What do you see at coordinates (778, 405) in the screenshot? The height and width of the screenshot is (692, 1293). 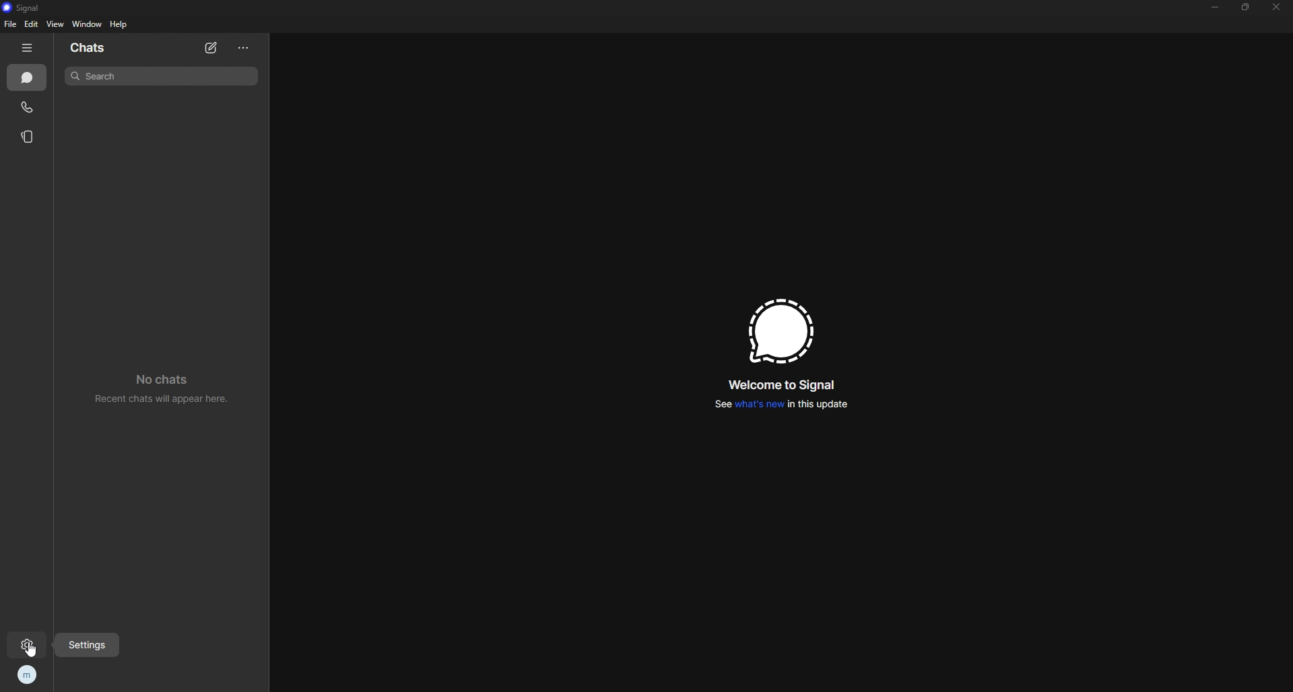 I see `see whats new` at bounding box center [778, 405].